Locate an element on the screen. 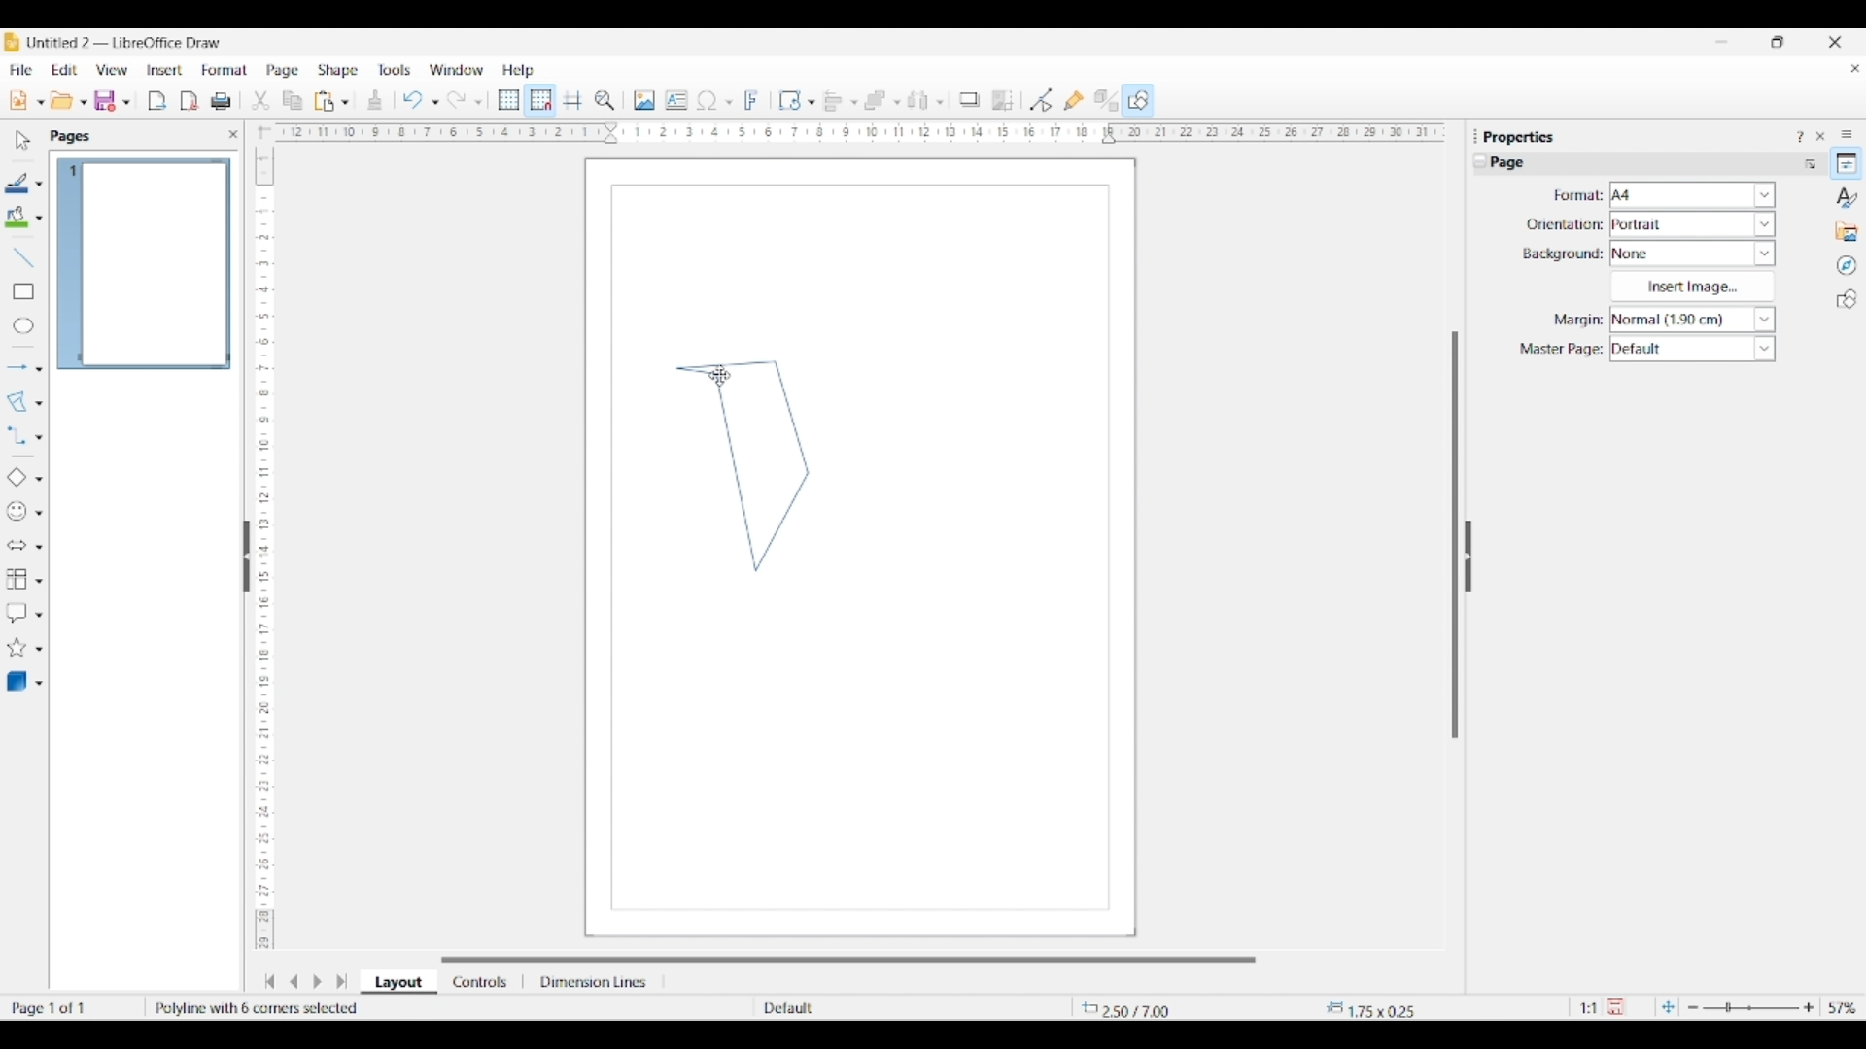 The width and height of the screenshot is (1866, 1049). File is located at coordinates (20, 70).